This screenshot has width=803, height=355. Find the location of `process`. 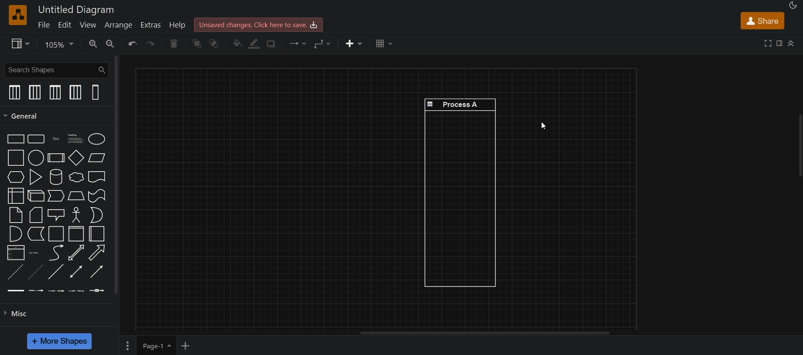

process is located at coordinates (56, 158).